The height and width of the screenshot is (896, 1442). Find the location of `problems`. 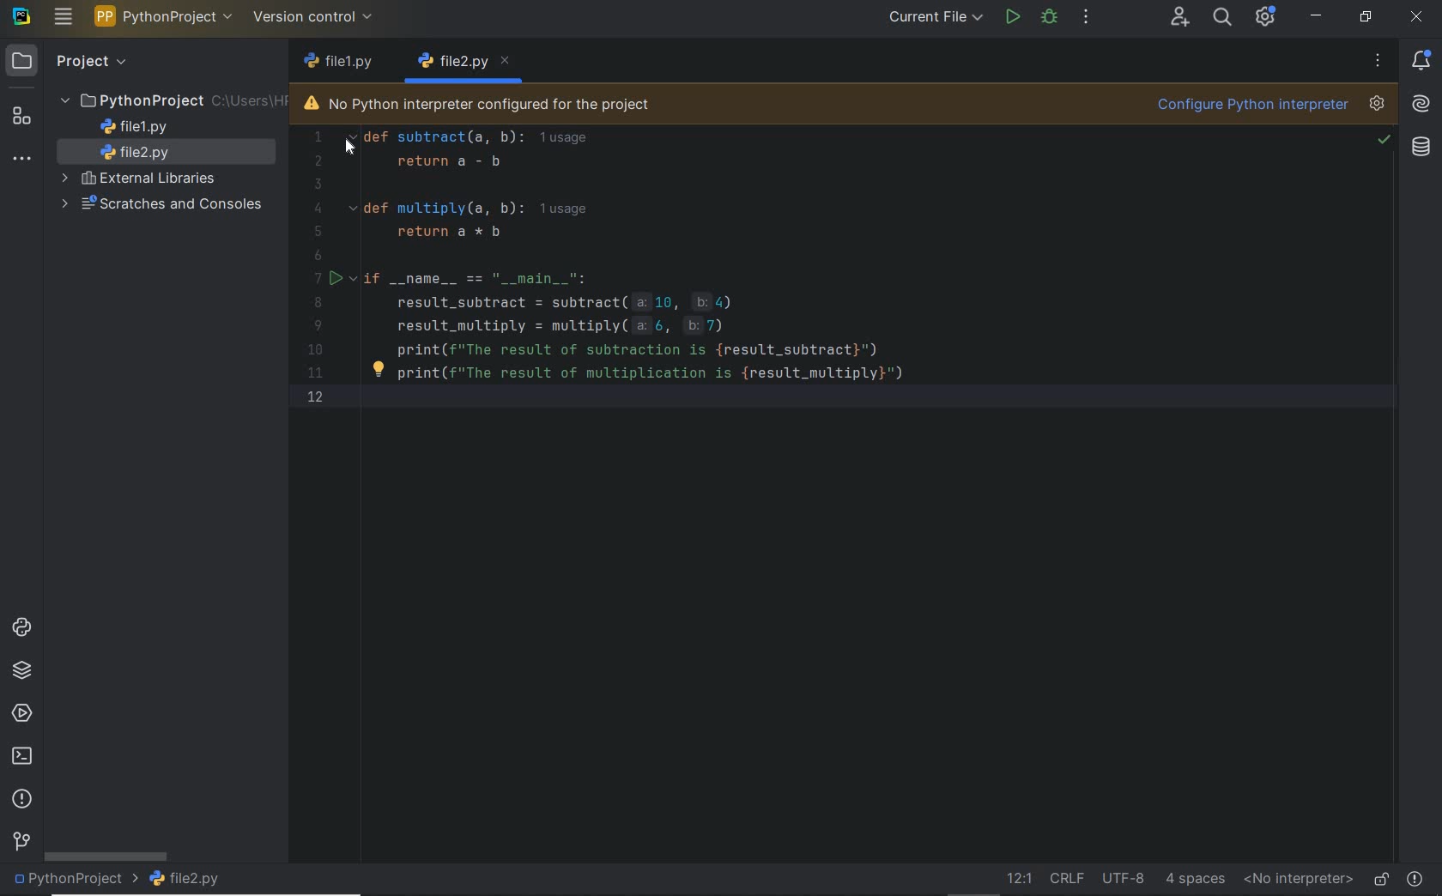

problems is located at coordinates (1416, 876).